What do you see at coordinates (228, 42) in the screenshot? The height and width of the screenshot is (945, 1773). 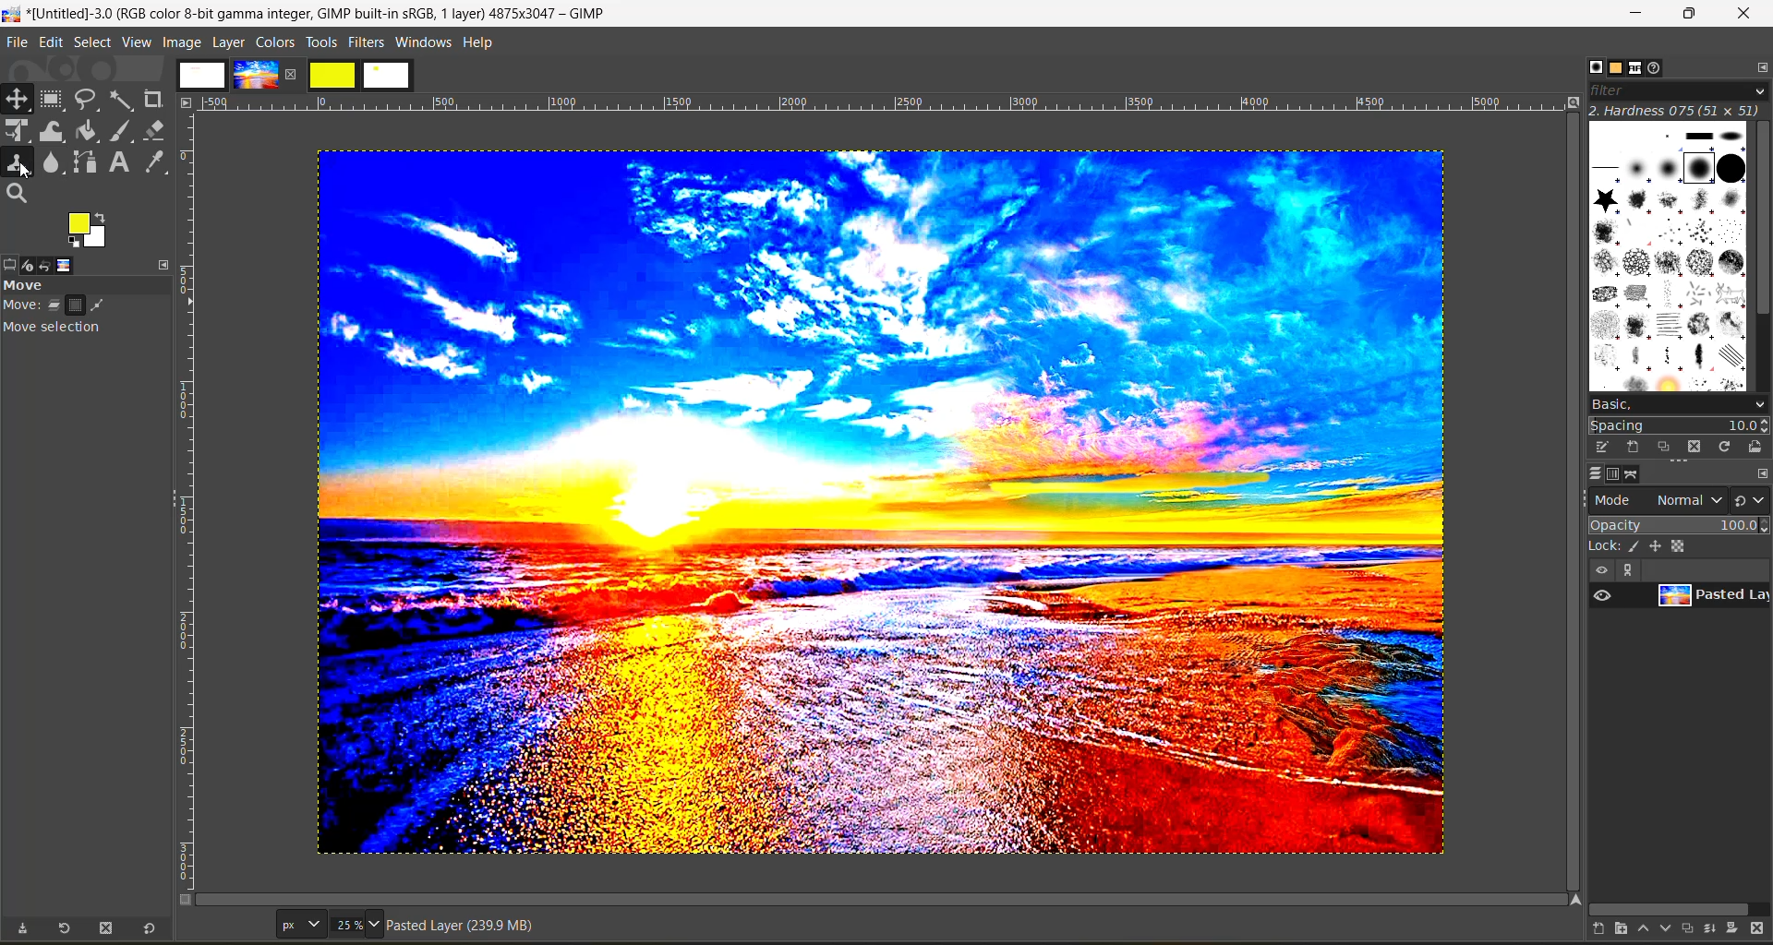 I see `layer` at bounding box center [228, 42].